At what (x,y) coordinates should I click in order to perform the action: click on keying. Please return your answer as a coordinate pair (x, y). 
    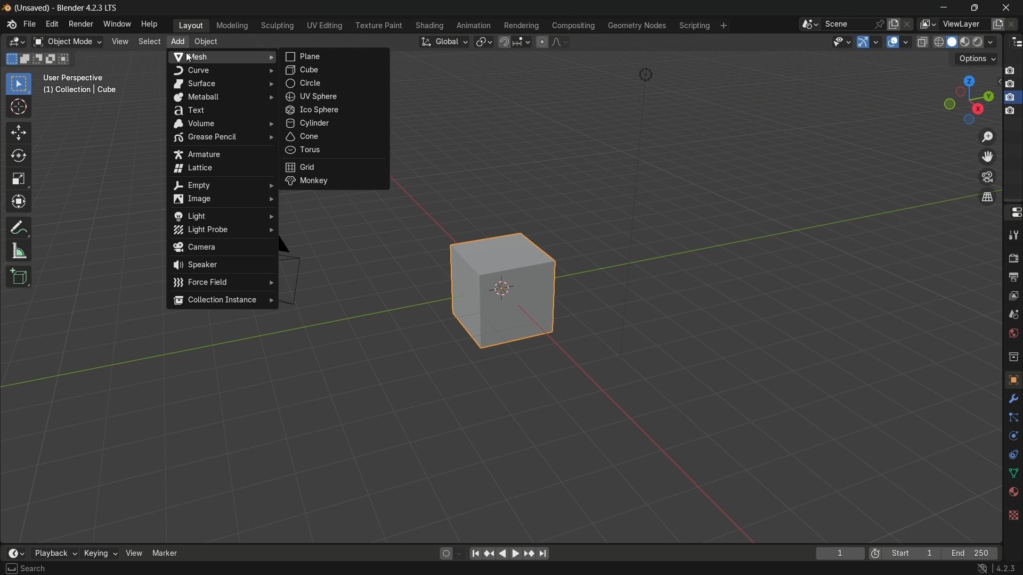
    Looking at the image, I should click on (99, 553).